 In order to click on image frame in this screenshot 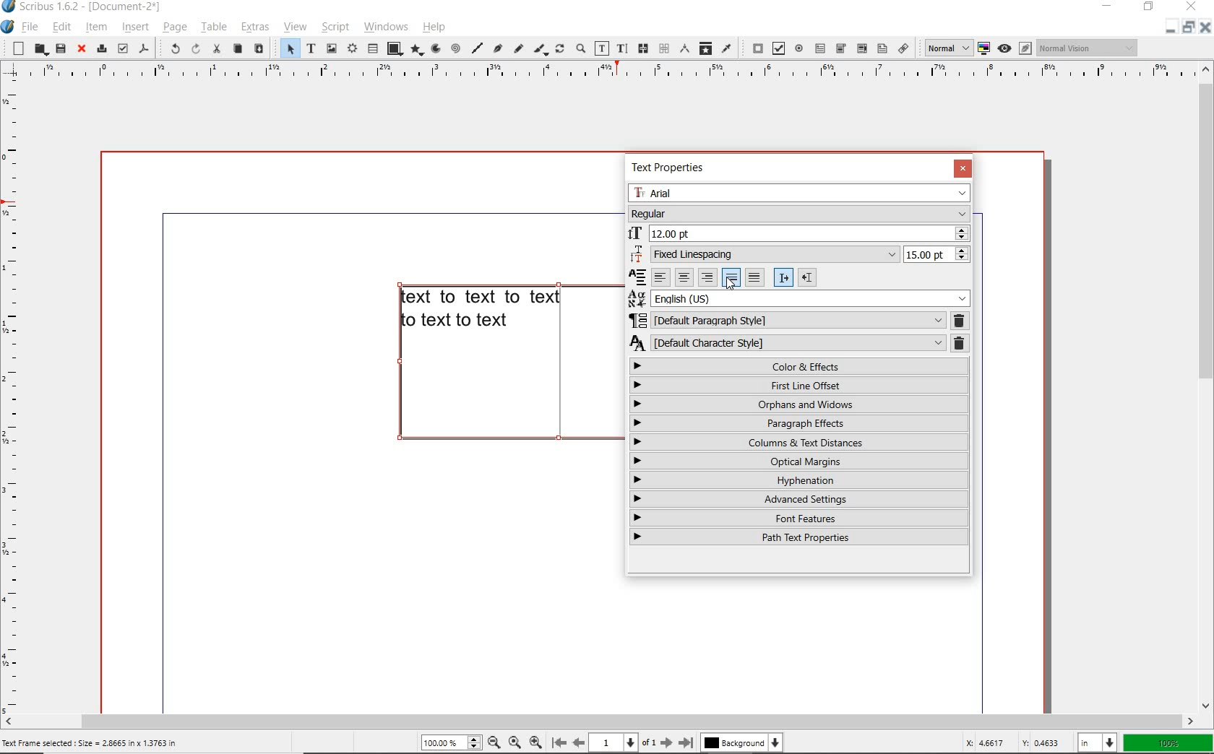, I will do `click(331, 48)`.